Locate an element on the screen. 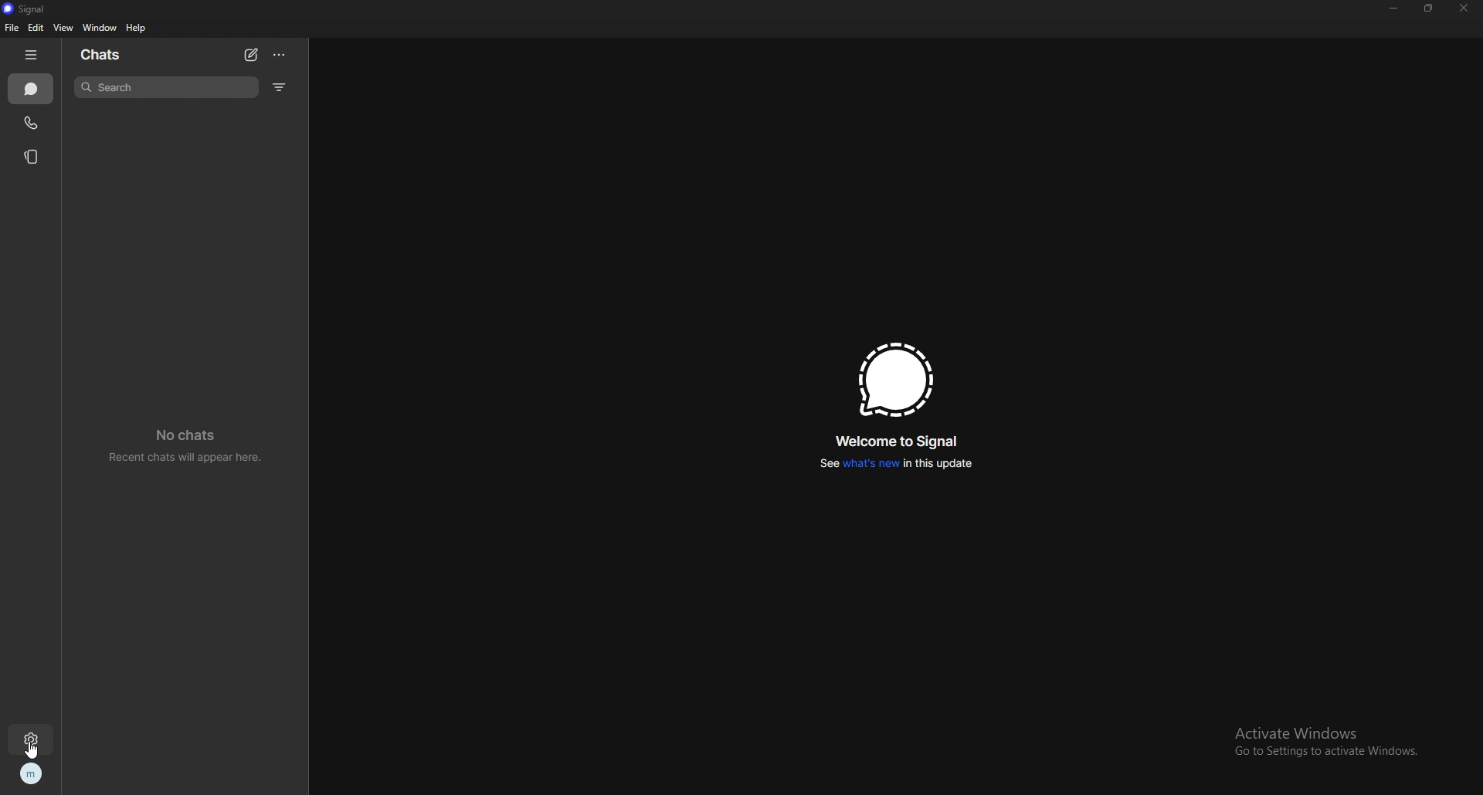 The image size is (1483, 795). settings is located at coordinates (32, 740).